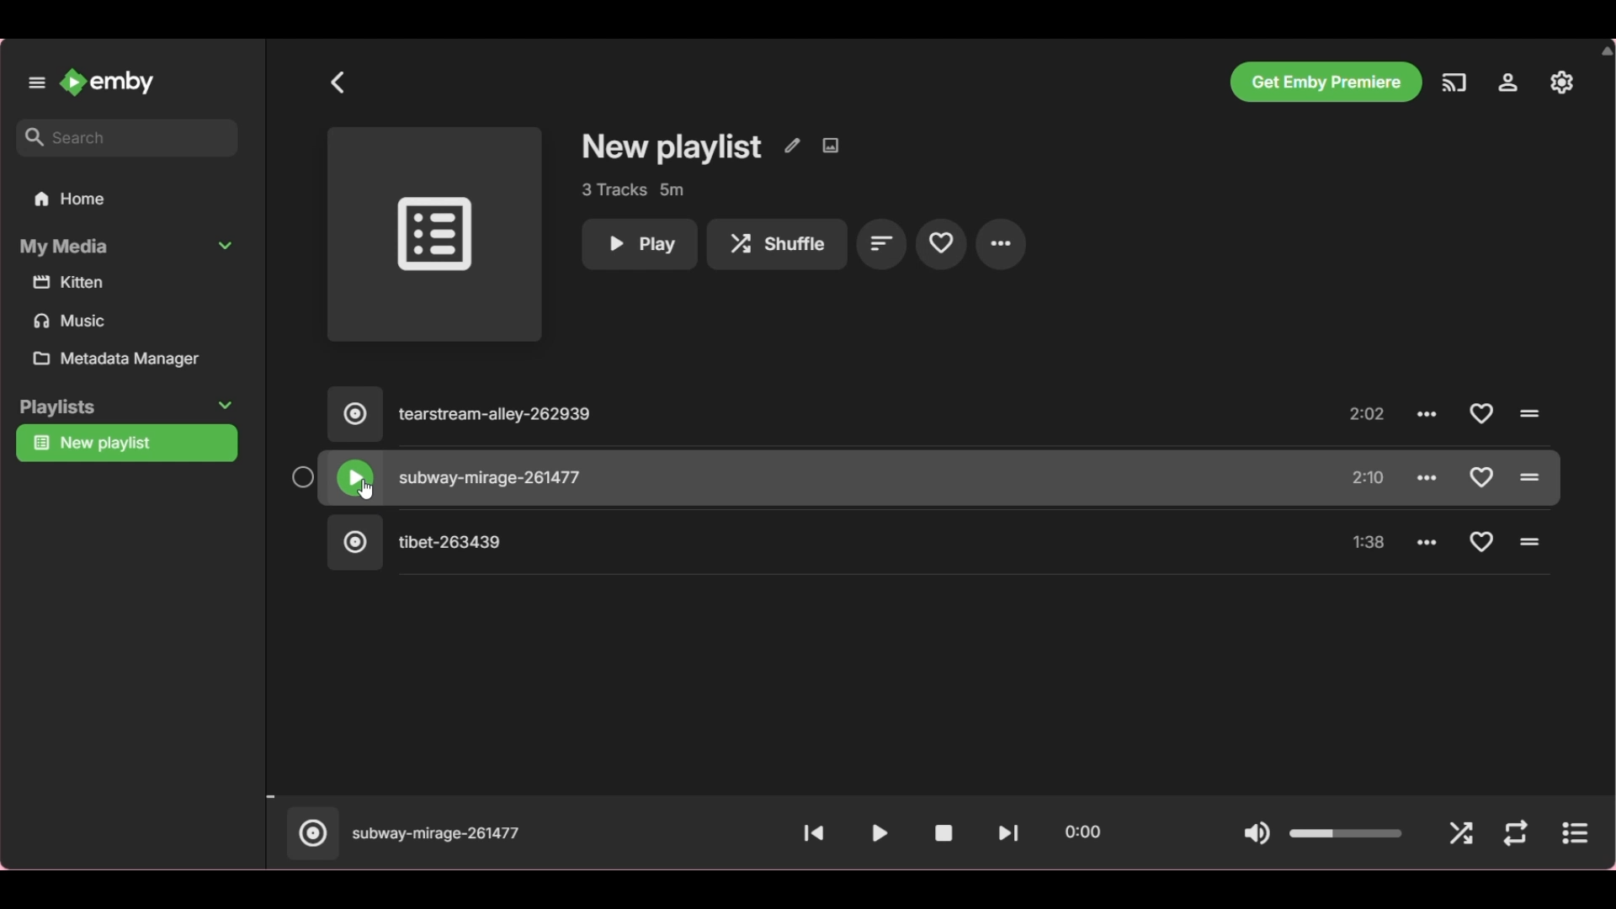 Image resolution: width=1616 pixels, height=909 pixels. What do you see at coordinates (1429, 414) in the screenshot?
I see `Click to see more options for  song` at bounding box center [1429, 414].